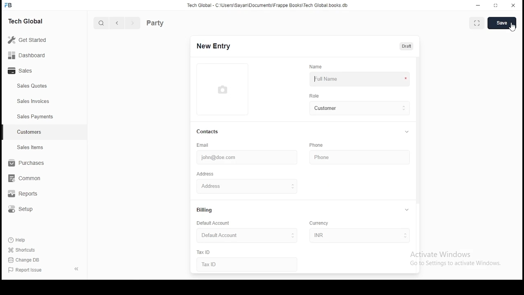  What do you see at coordinates (27, 20) in the screenshot?
I see `tech global` at bounding box center [27, 20].